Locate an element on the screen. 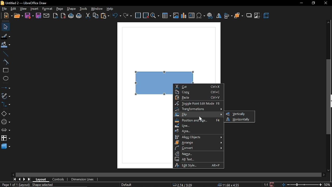 Image resolution: width=332 pixels, height=187 pixels. move left is located at coordinates (13, 174).